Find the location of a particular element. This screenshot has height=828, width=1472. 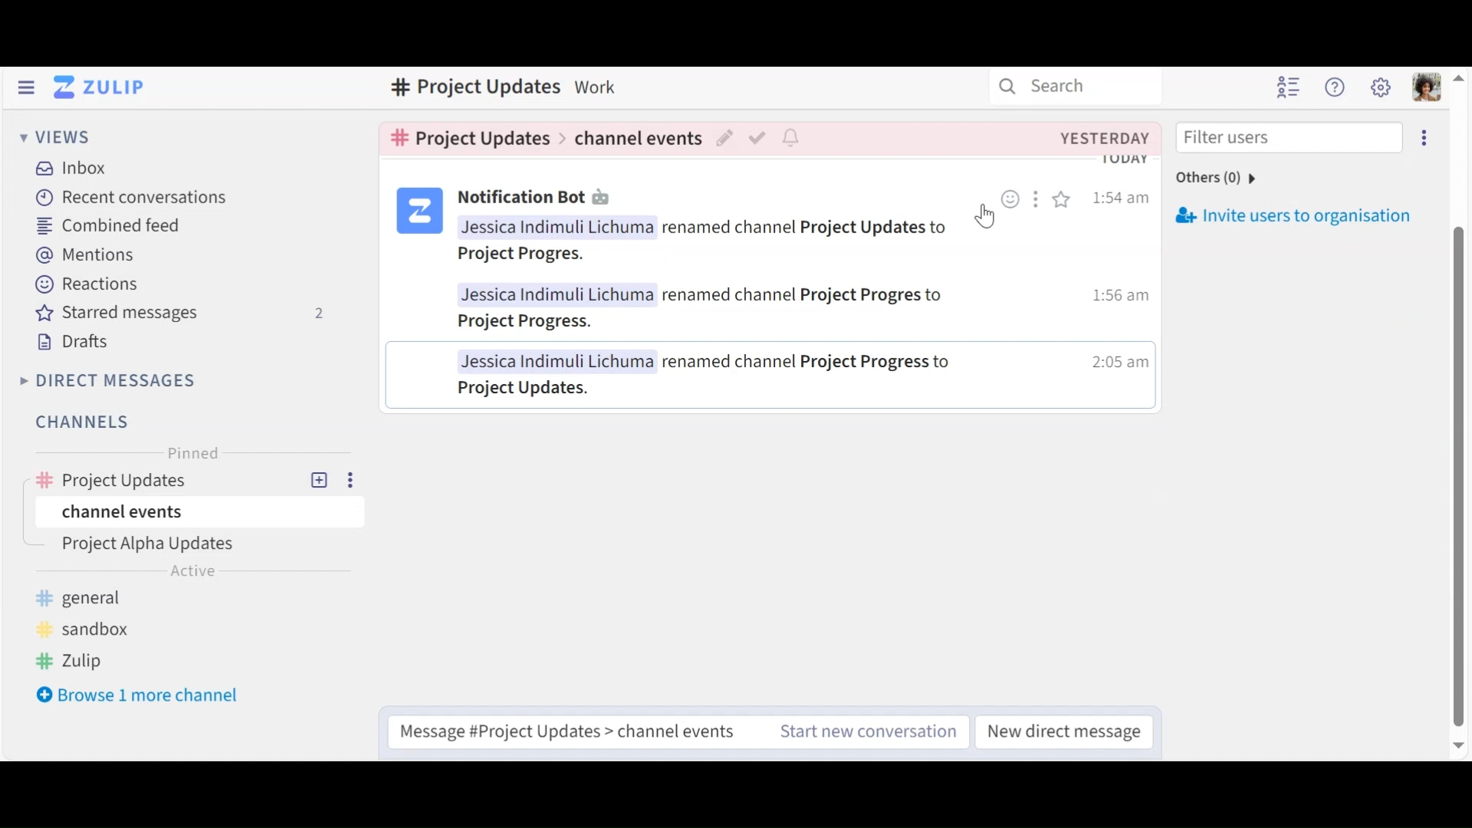

Compose messages is located at coordinates (569, 728).